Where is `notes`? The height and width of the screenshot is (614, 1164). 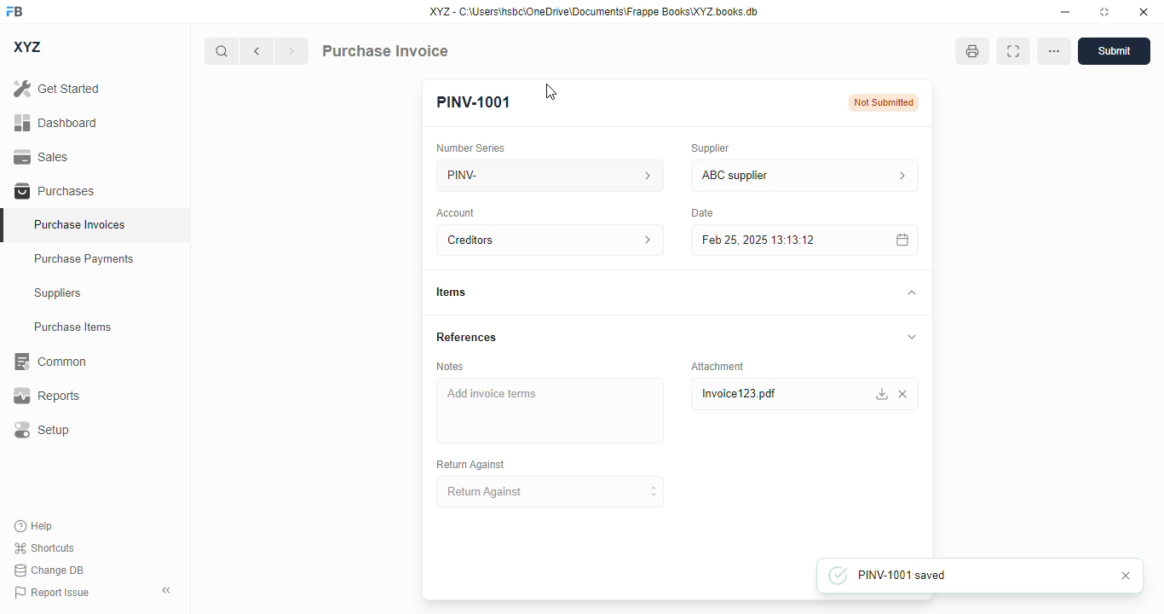
notes is located at coordinates (450, 366).